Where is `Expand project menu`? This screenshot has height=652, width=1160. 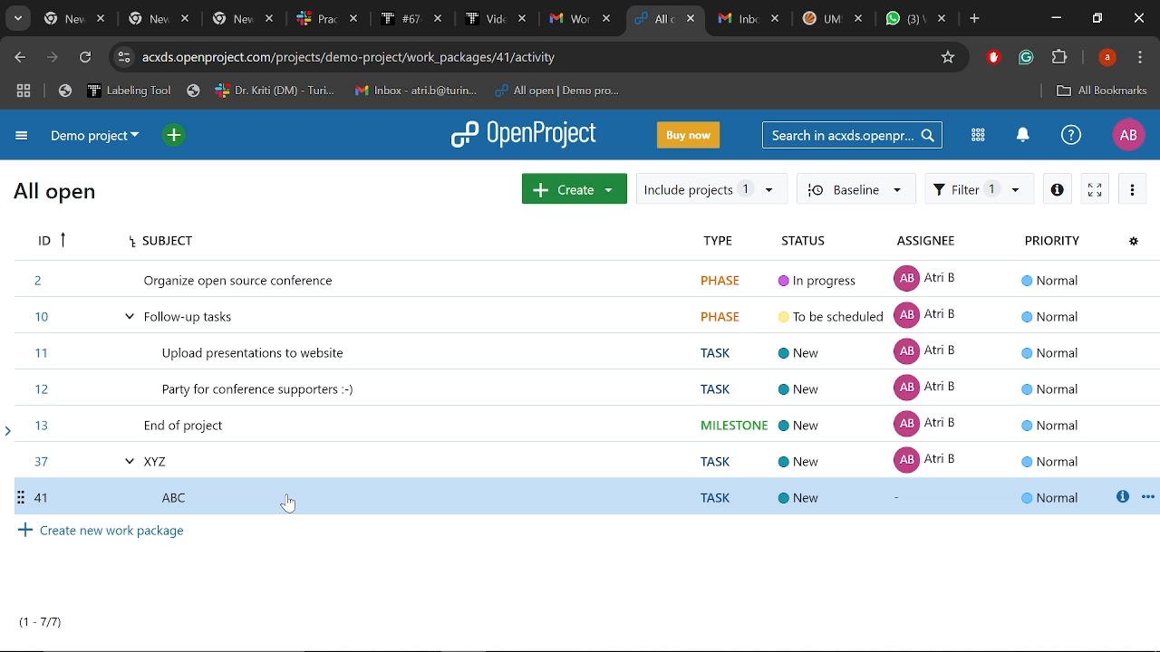 Expand project menu is located at coordinates (23, 136).